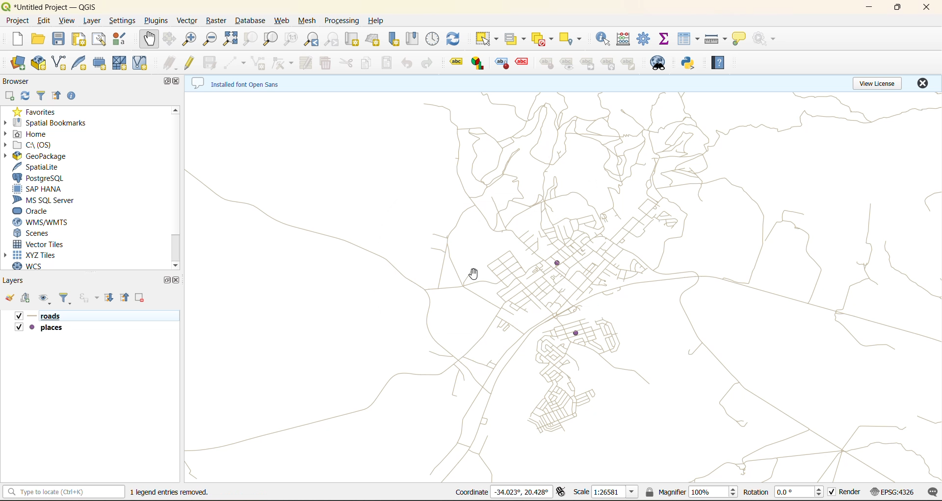  I want to click on oracle, so click(38, 212).